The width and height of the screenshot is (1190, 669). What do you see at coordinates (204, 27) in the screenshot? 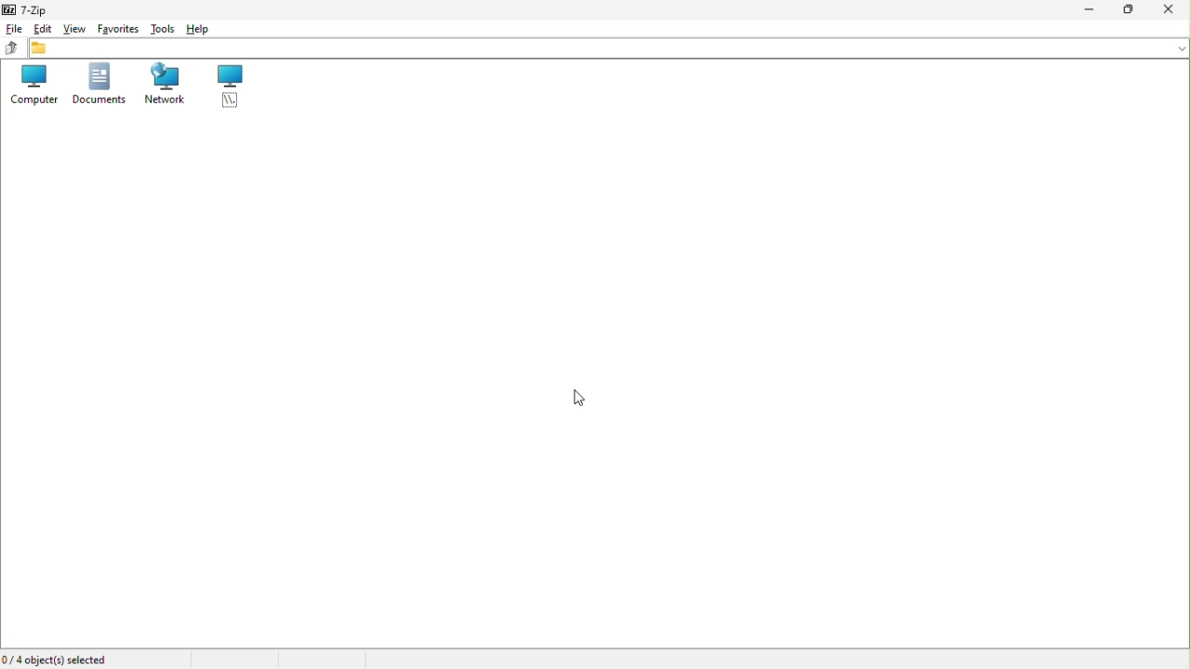
I see `help` at bounding box center [204, 27].